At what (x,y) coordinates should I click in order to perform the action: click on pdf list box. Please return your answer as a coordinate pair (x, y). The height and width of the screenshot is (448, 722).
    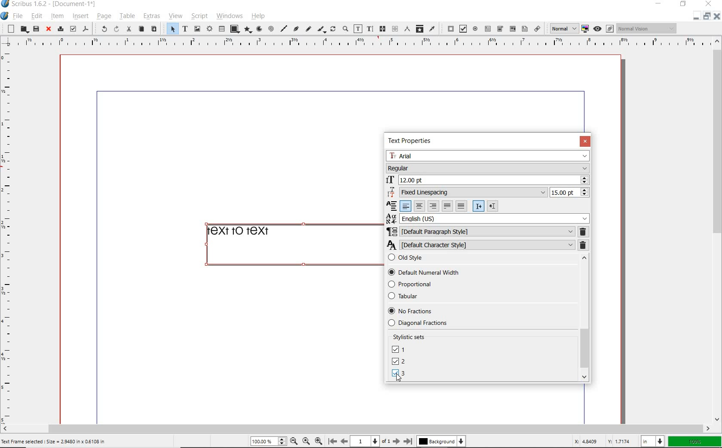
    Looking at the image, I should click on (512, 28).